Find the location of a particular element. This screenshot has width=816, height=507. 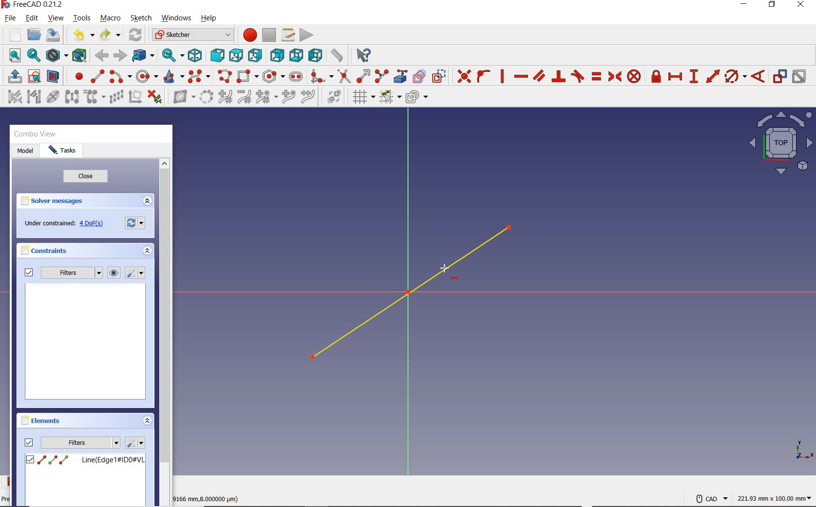

CREATE POLYLINE is located at coordinates (224, 76).